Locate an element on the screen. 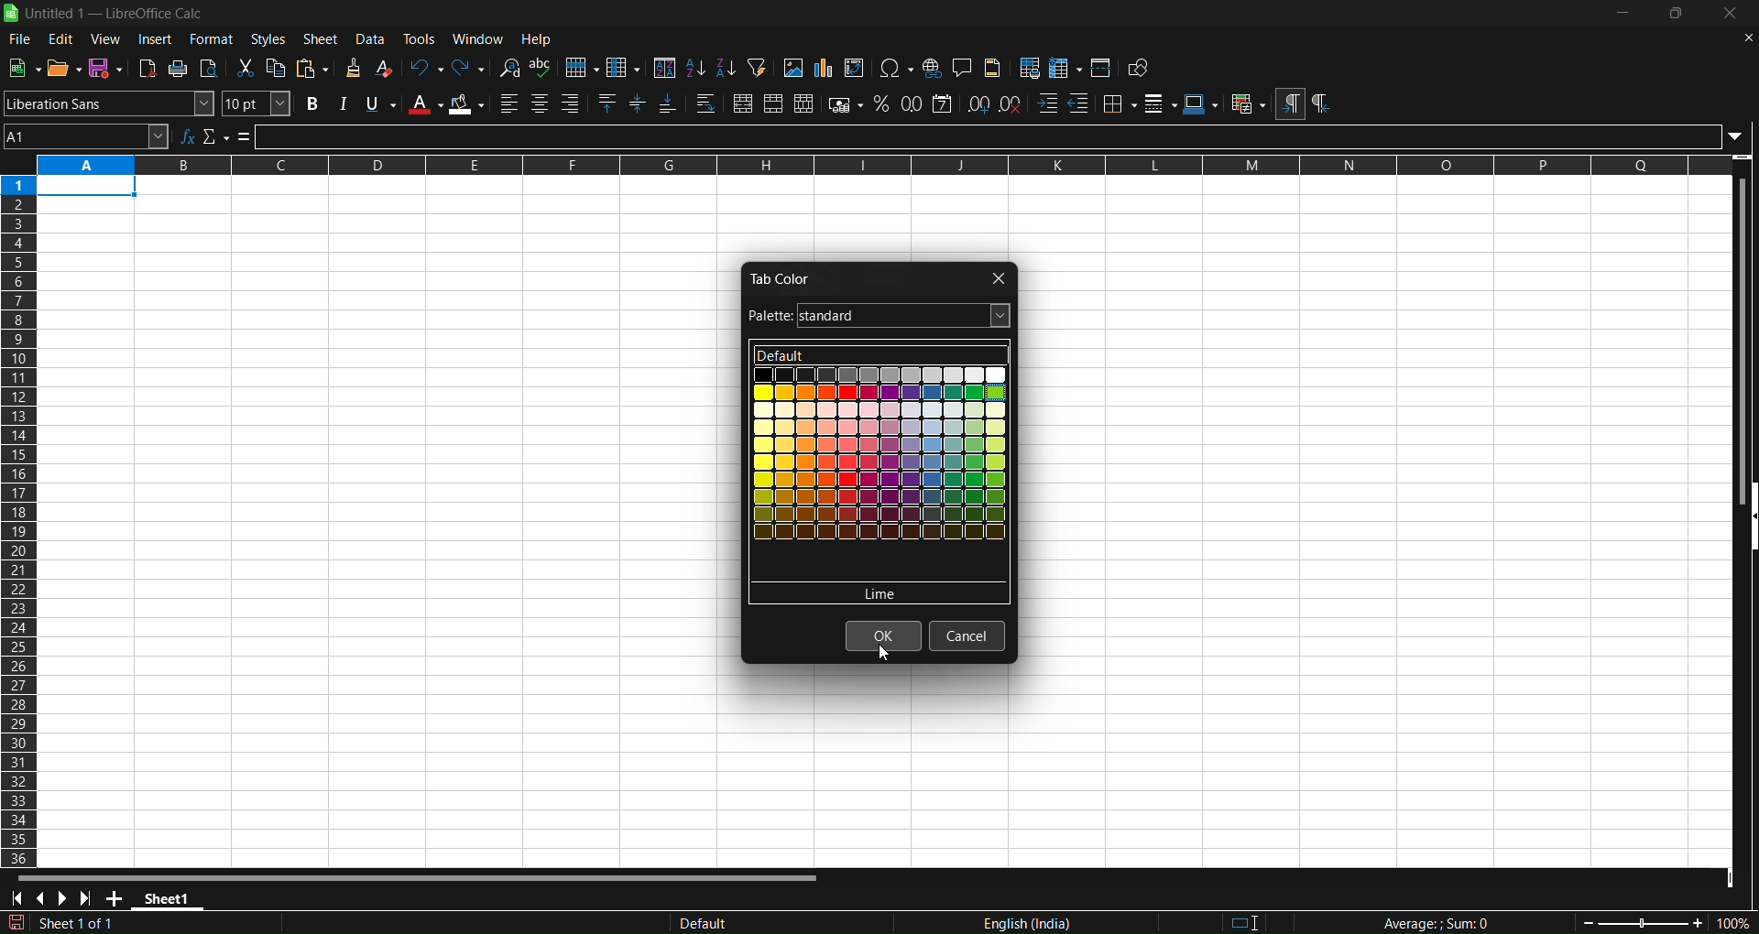 This screenshot has width=1759, height=934. clone formatting is located at coordinates (352, 69).